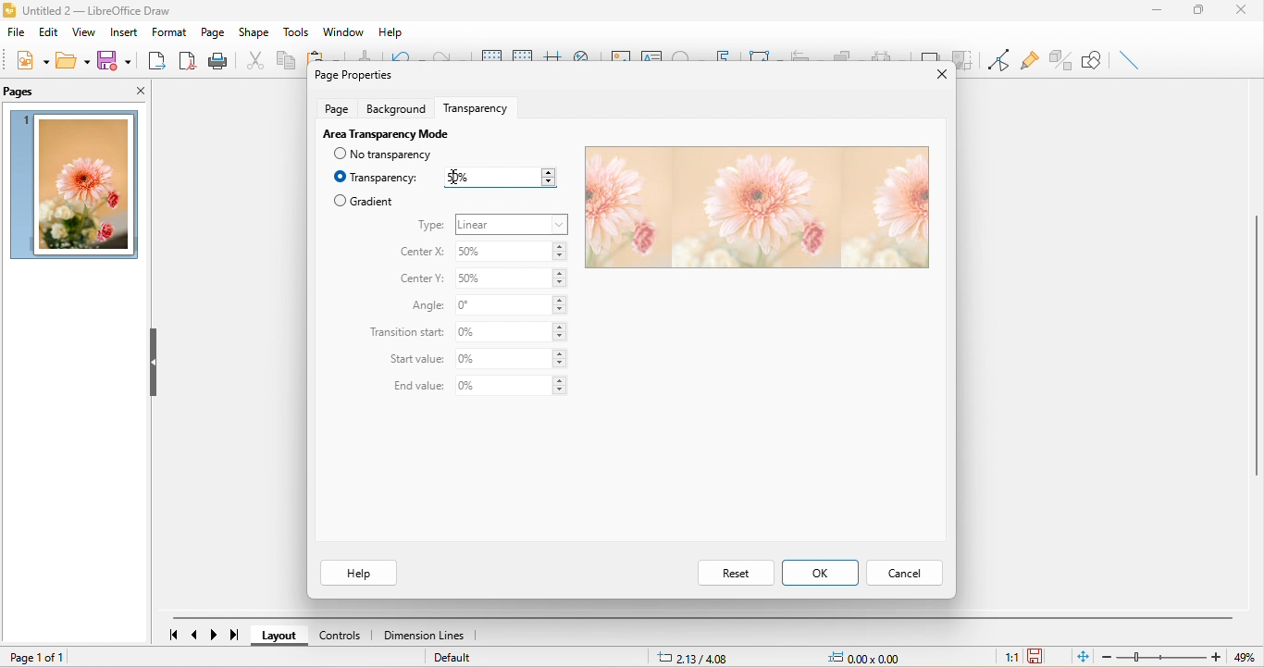 The width and height of the screenshot is (1264, 668). I want to click on new, so click(33, 60).